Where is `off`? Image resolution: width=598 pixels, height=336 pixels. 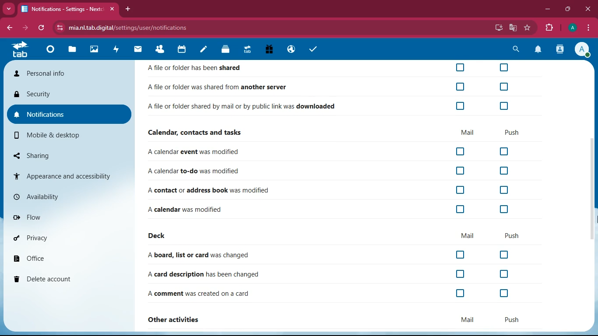 off is located at coordinates (503, 209).